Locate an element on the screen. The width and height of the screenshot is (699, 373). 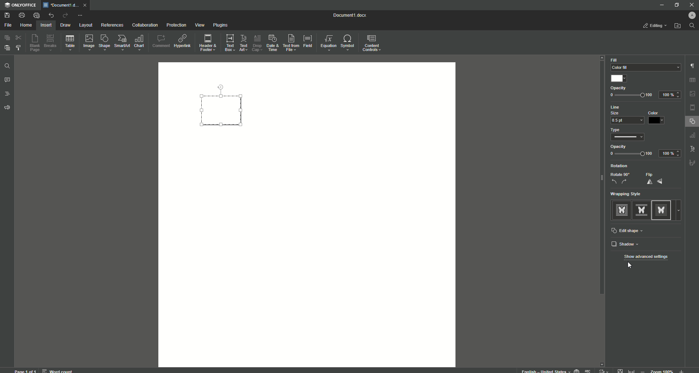
fit to width is located at coordinates (633, 370).